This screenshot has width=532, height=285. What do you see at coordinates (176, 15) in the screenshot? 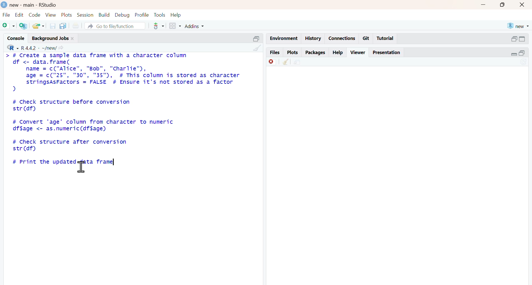
I see `help` at bounding box center [176, 15].